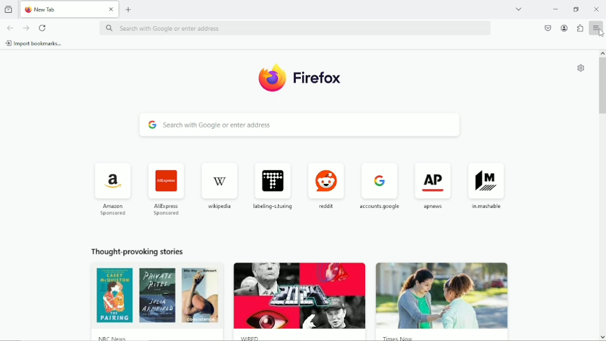 Image resolution: width=606 pixels, height=341 pixels. What do you see at coordinates (299, 294) in the screenshot?
I see `image` at bounding box center [299, 294].